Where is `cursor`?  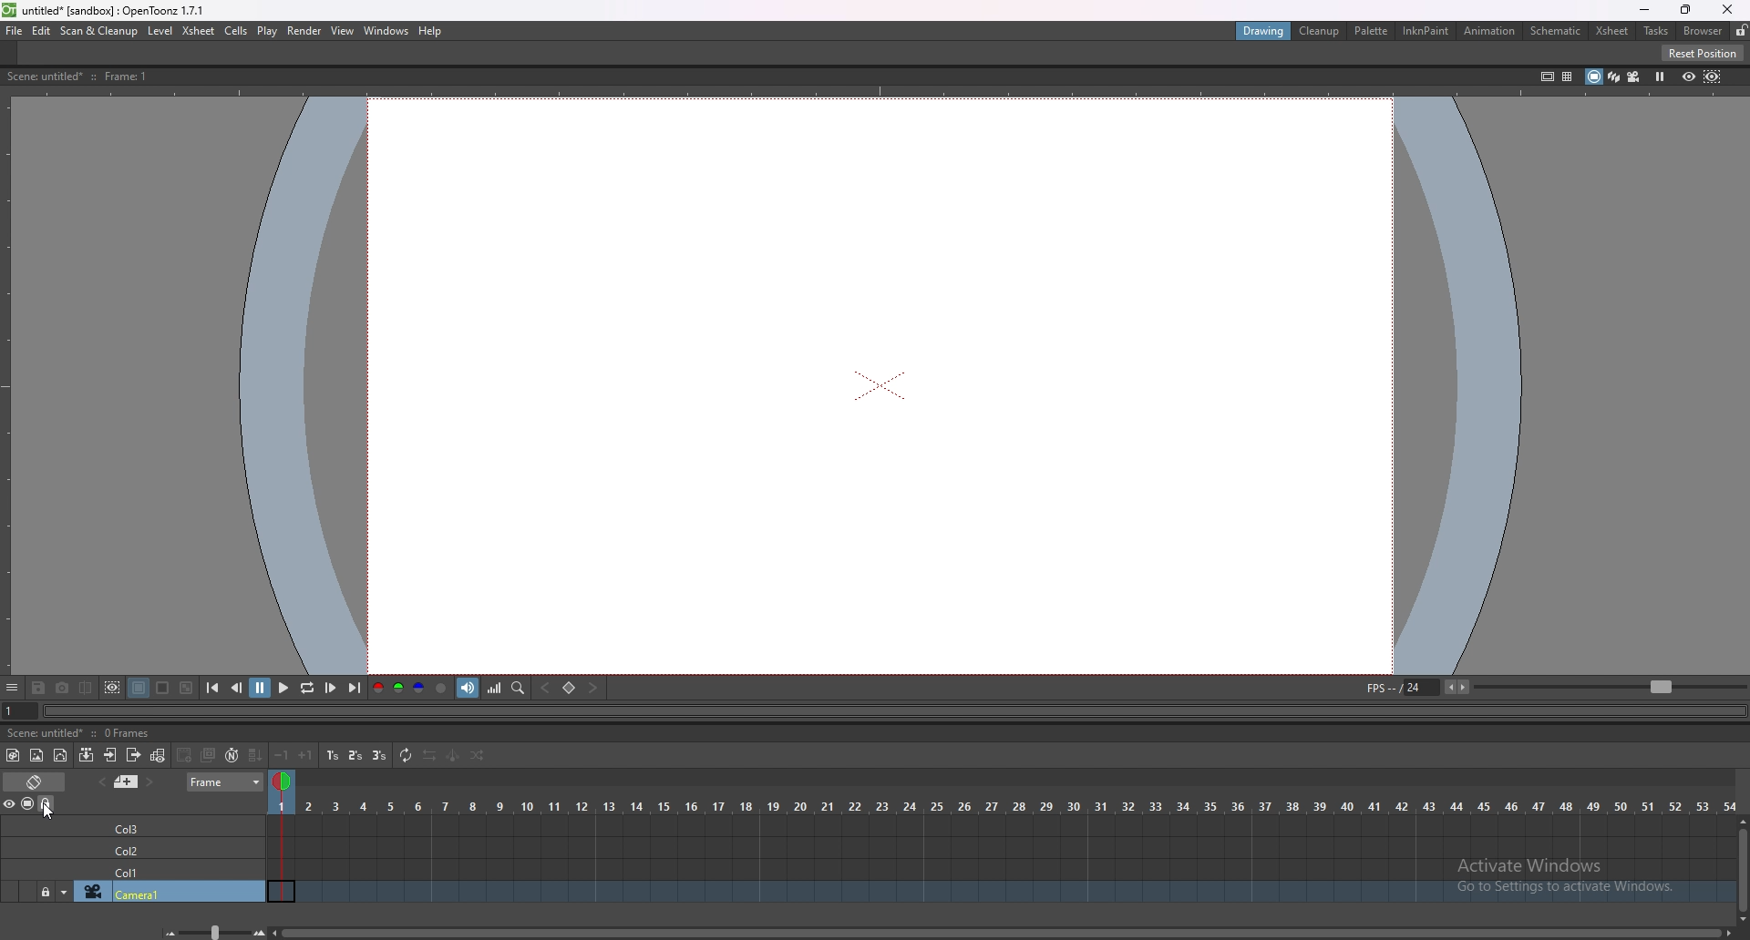 cursor is located at coordinates (46, 810).